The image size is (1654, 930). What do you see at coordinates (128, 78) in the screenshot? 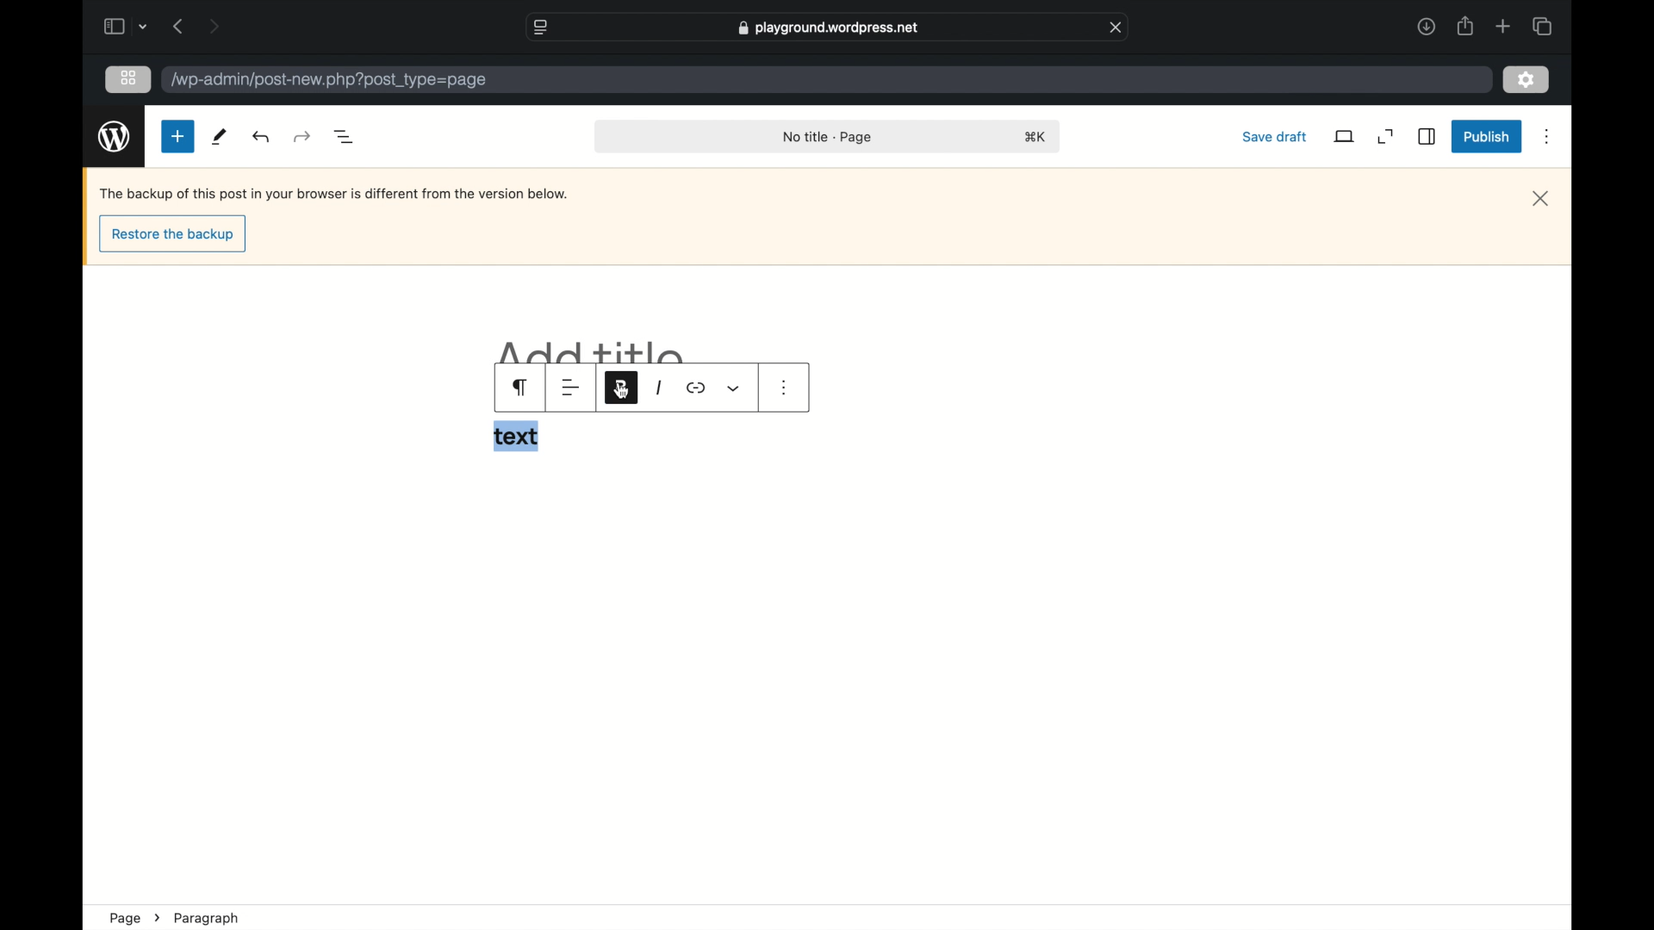
I see `grid view` at bounding box center [128, 78].